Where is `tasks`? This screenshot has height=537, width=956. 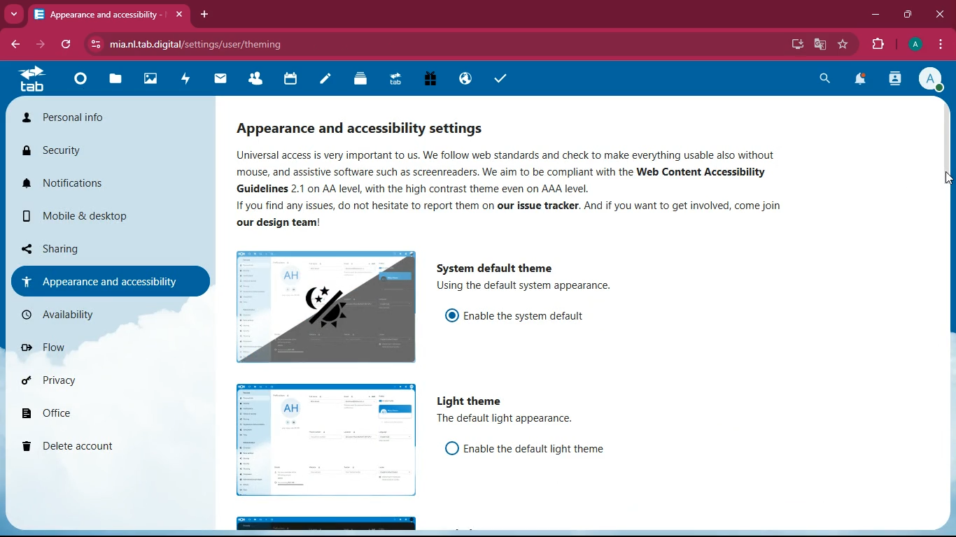
tasks is located at coordinates (506, 80).